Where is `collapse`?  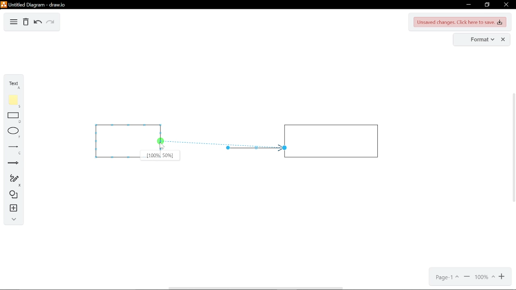 collapse is located at coordinates (13, 219).